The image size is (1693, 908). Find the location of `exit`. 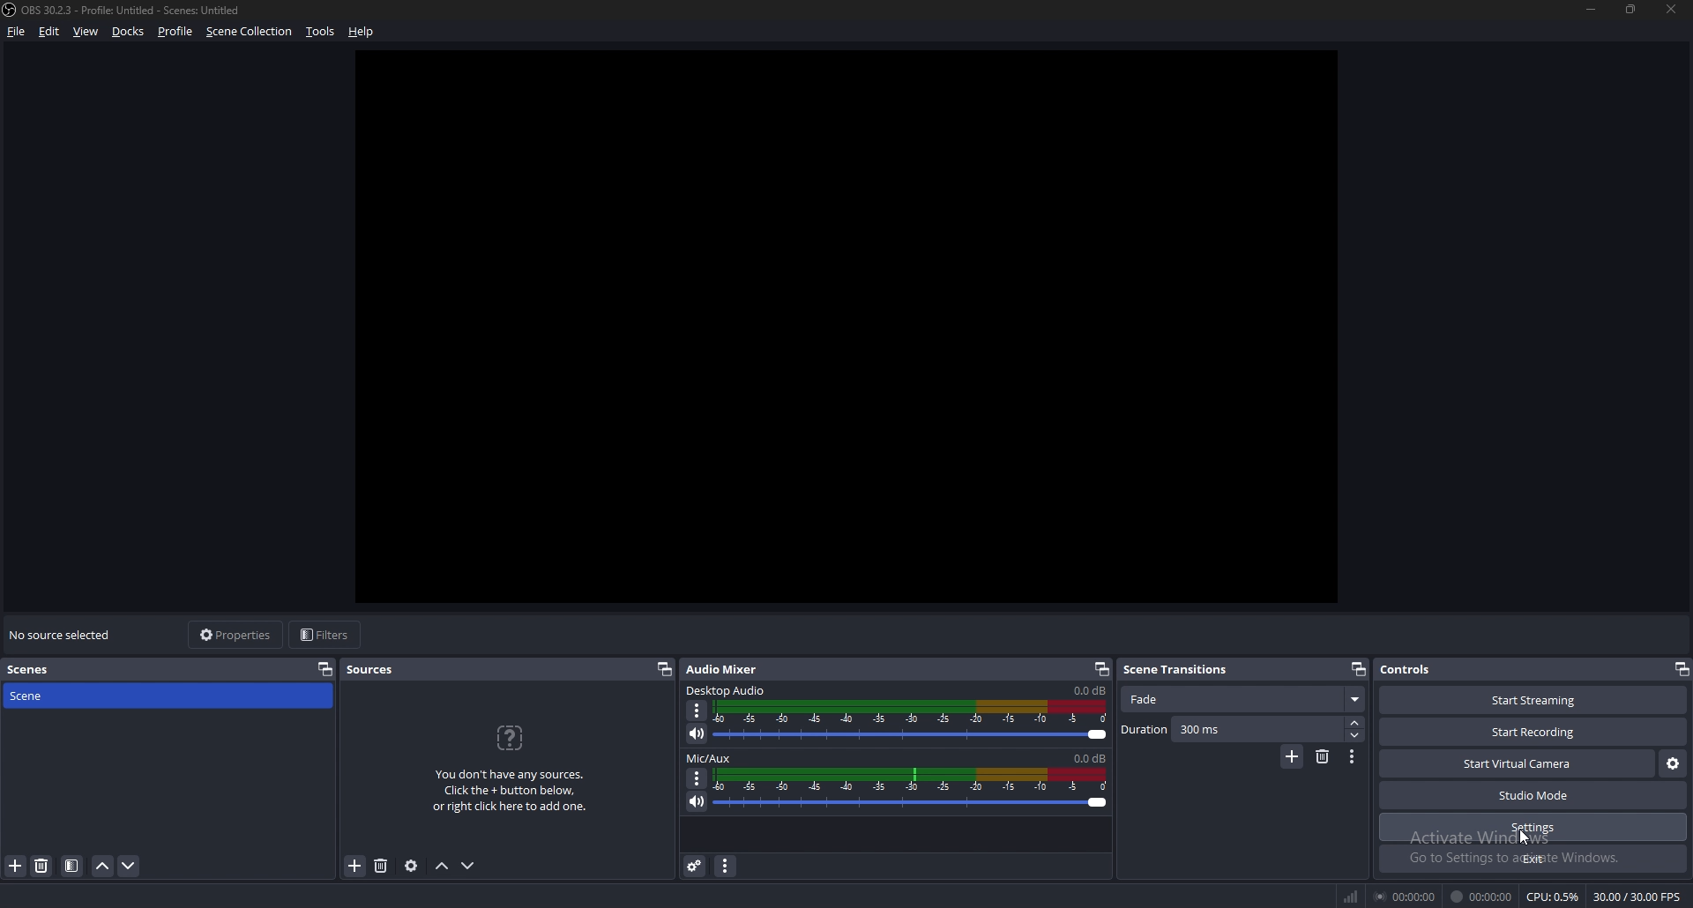

exit is located at coordinates (1534, 859).